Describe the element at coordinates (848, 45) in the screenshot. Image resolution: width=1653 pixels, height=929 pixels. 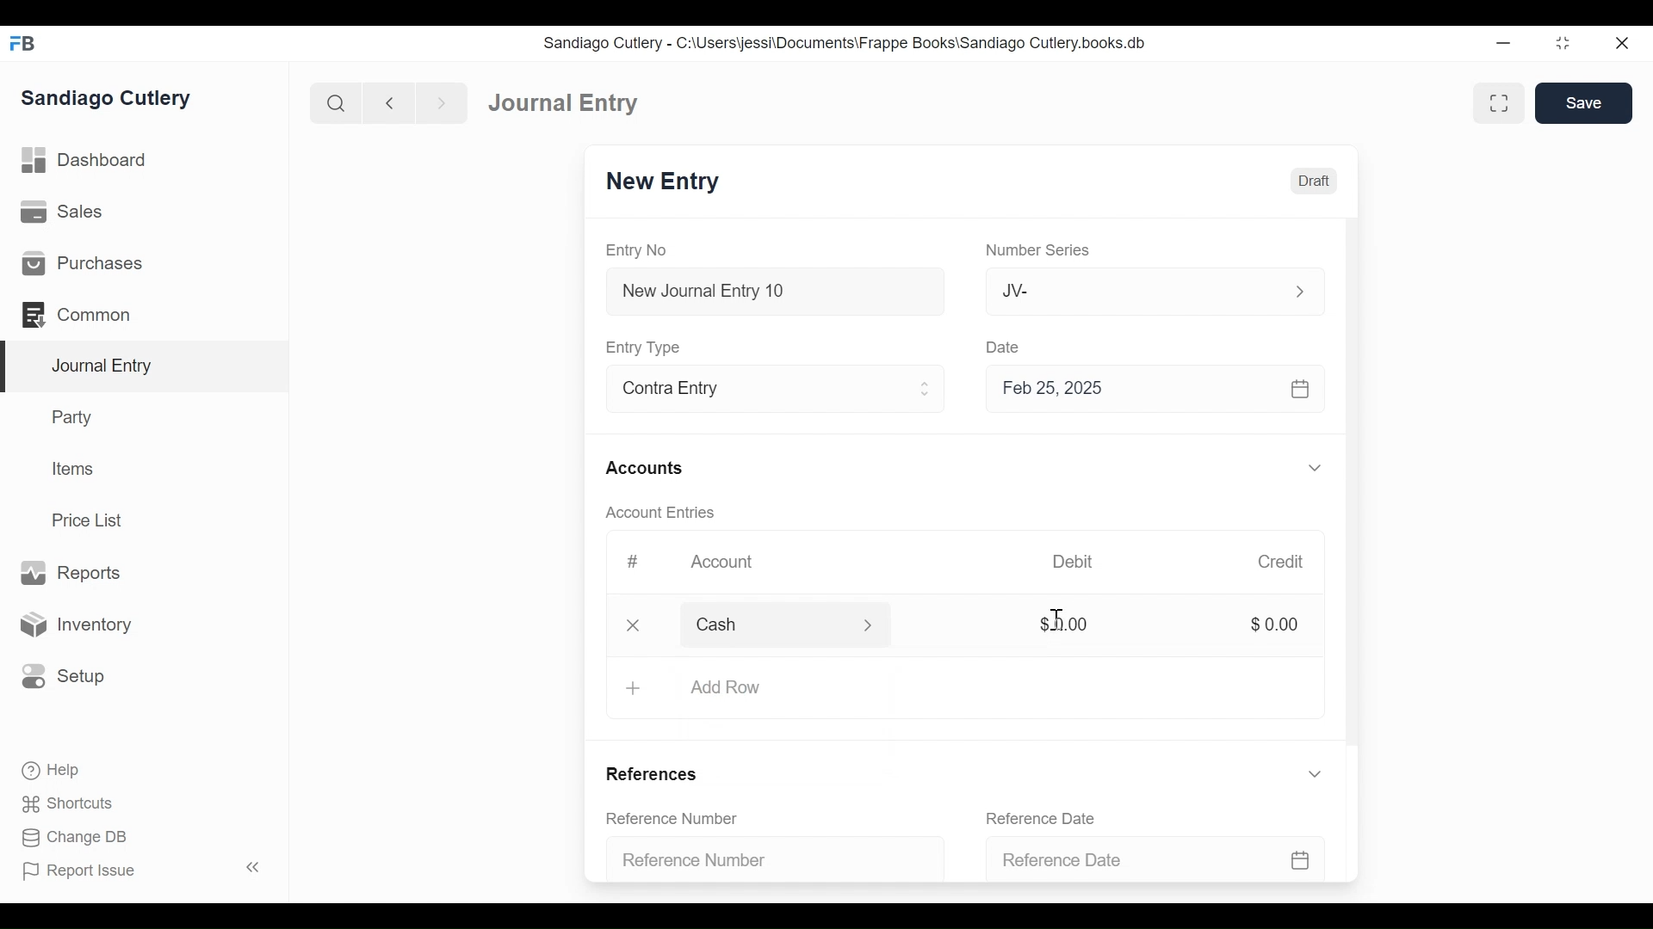
I see `Sandiago Cutlery - C:\Users\jessi\Documents\Frappe Books\Sandiago Cutlery.books.db` at that location.